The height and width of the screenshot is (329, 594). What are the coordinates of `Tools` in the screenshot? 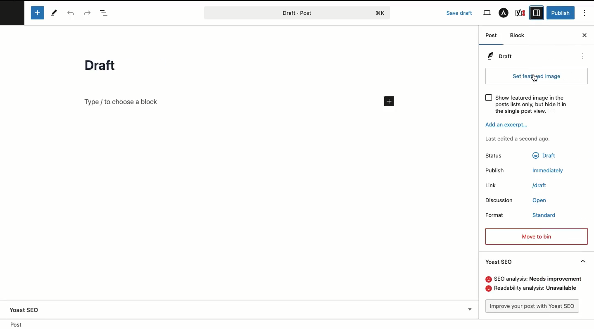 It's located at (53, 12).